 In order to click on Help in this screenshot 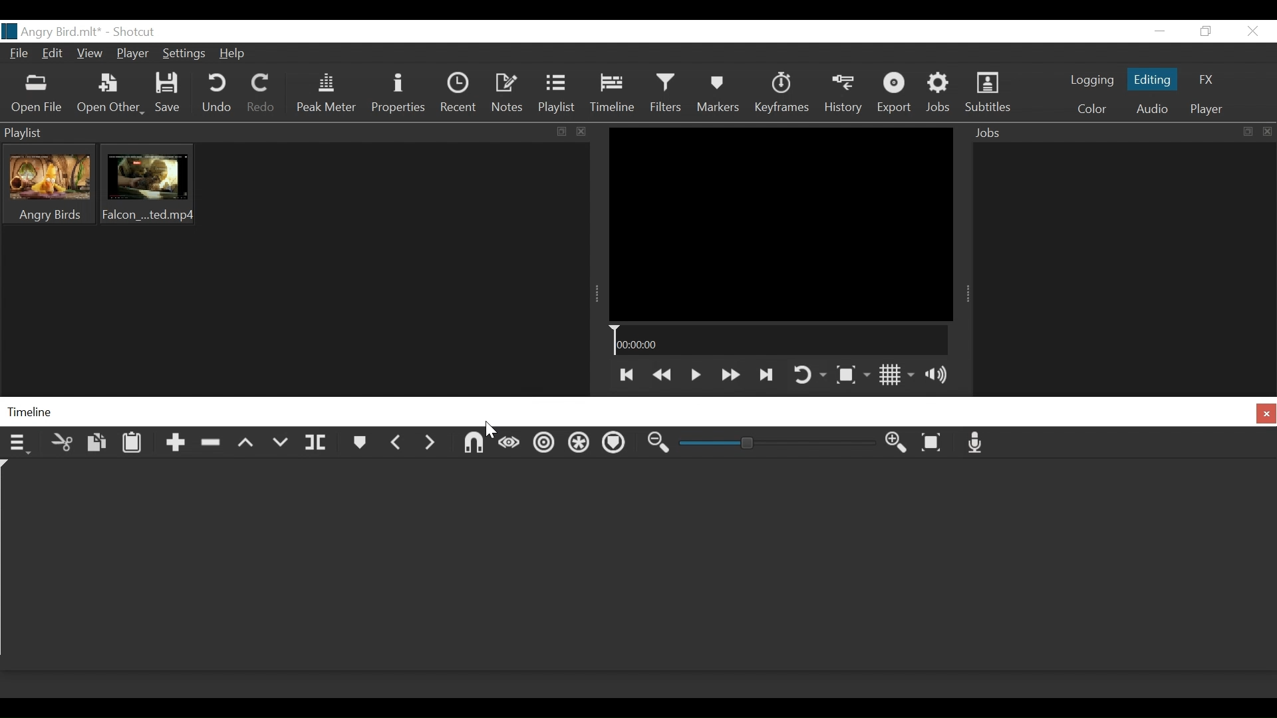, I will do `click(233, 55)`.